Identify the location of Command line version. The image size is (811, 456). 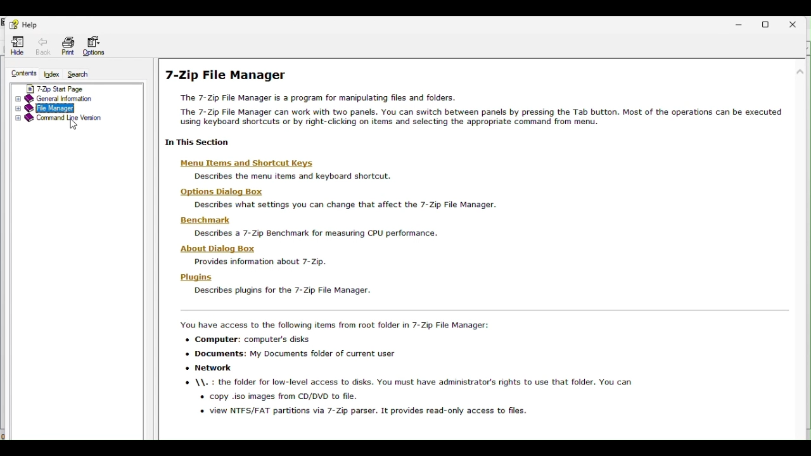
(58, 120).